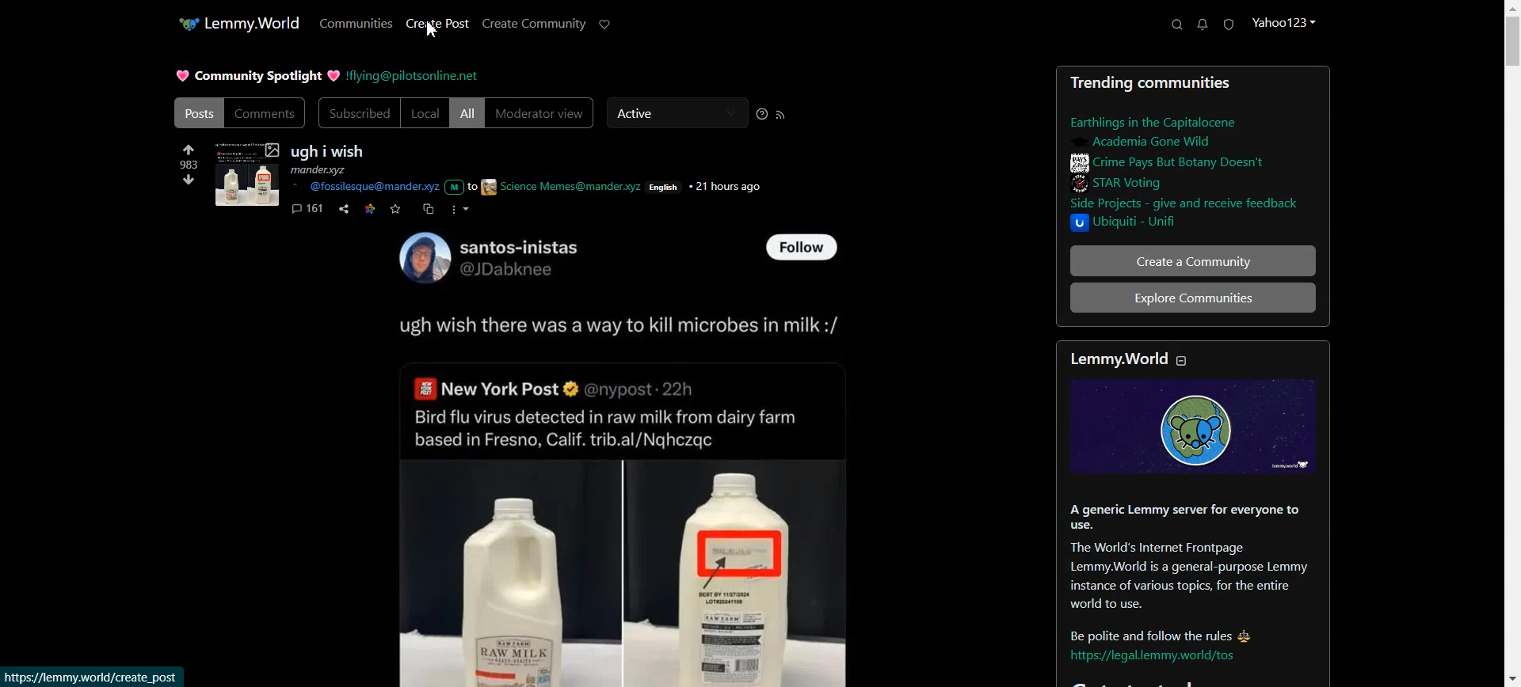  Describe the element at coordinates (428, 209) in the screenshot. I see `Cross-post` at that location.